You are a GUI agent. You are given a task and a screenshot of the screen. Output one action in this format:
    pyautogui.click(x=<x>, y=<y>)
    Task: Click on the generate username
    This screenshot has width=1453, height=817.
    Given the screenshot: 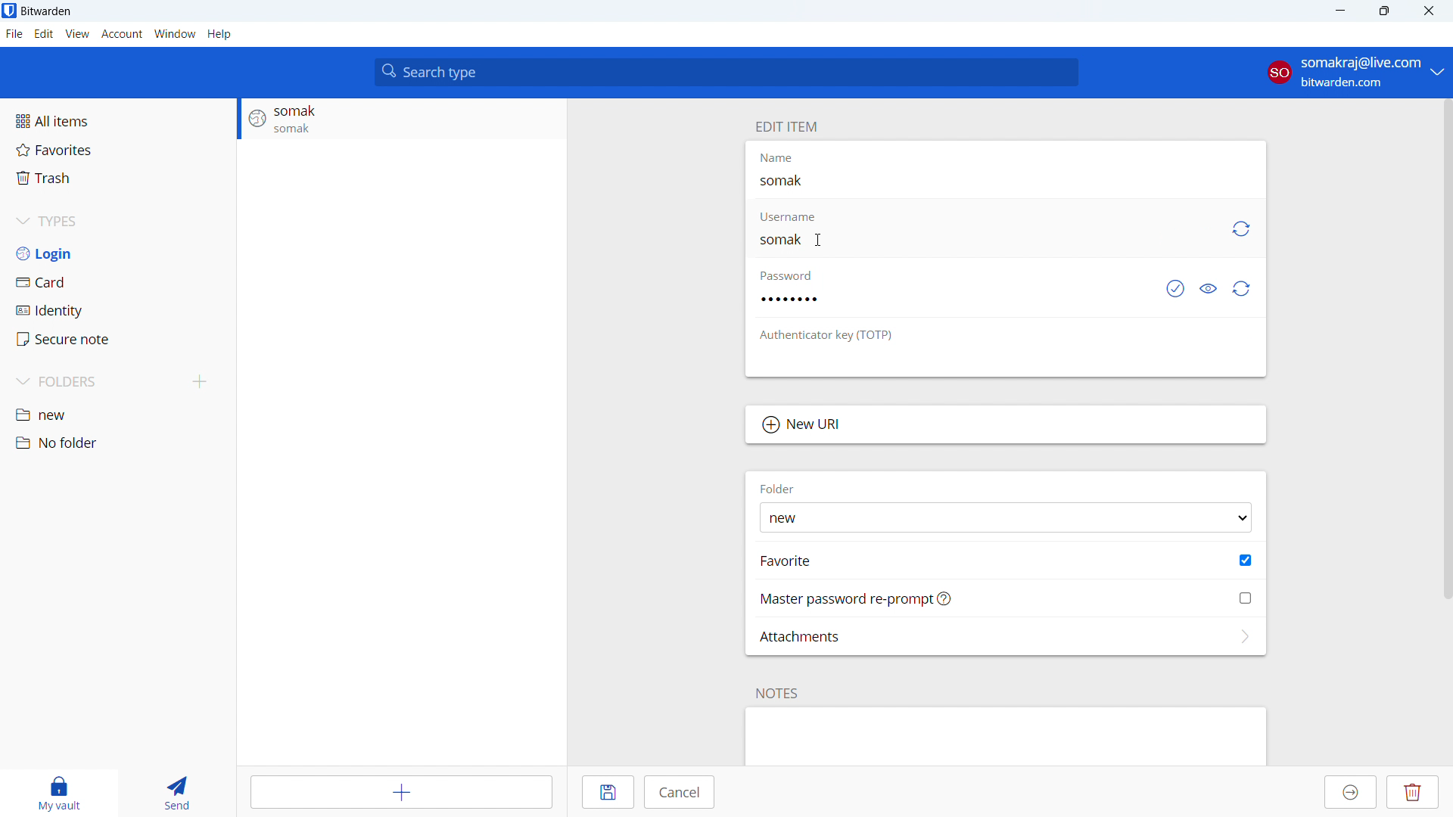 What is the action you would take?
    pyautogui.click(x=1240, y=229)
    